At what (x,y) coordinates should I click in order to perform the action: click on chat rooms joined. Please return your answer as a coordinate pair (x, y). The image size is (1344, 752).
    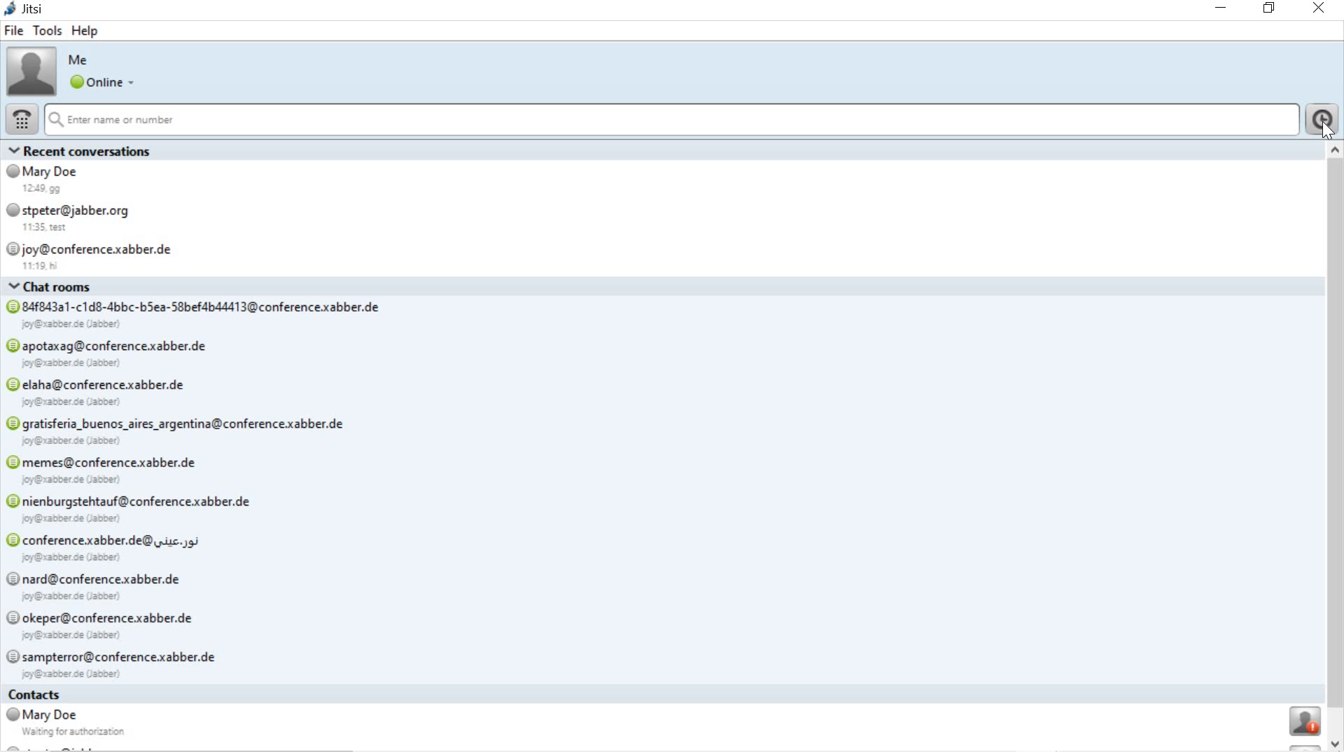
    Looking at the image, I should click on (662, 478).